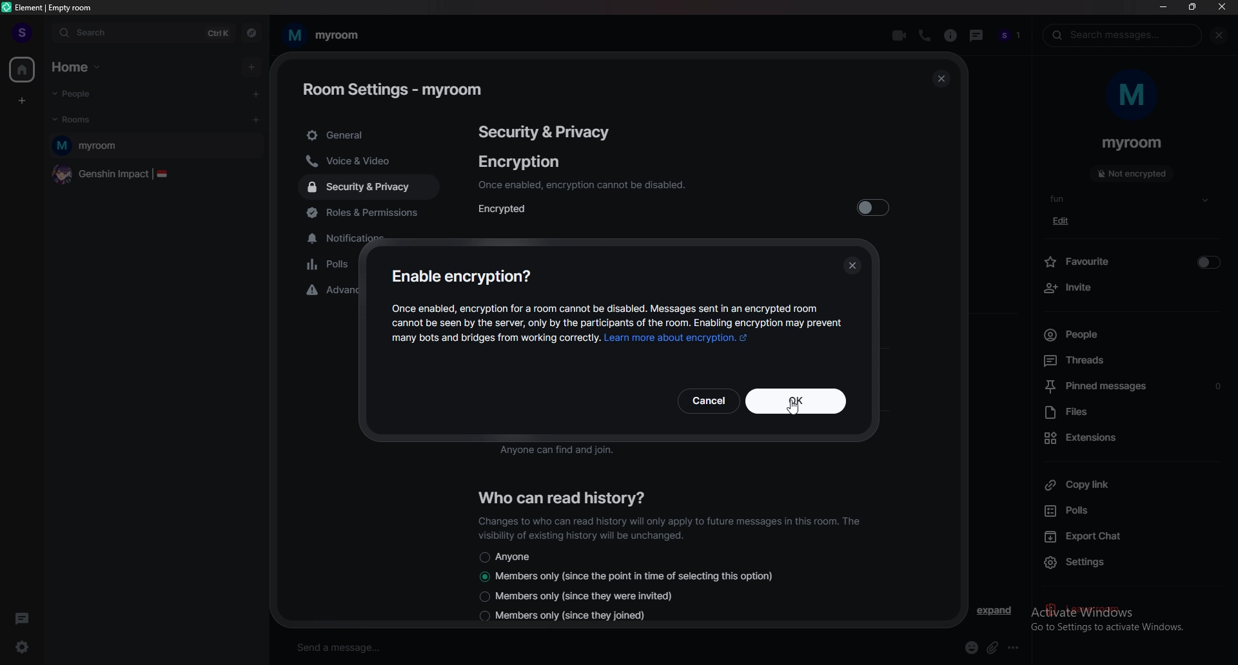 The image size is (1238, 665). I want to click on genshin impact |, so click(154, 176).